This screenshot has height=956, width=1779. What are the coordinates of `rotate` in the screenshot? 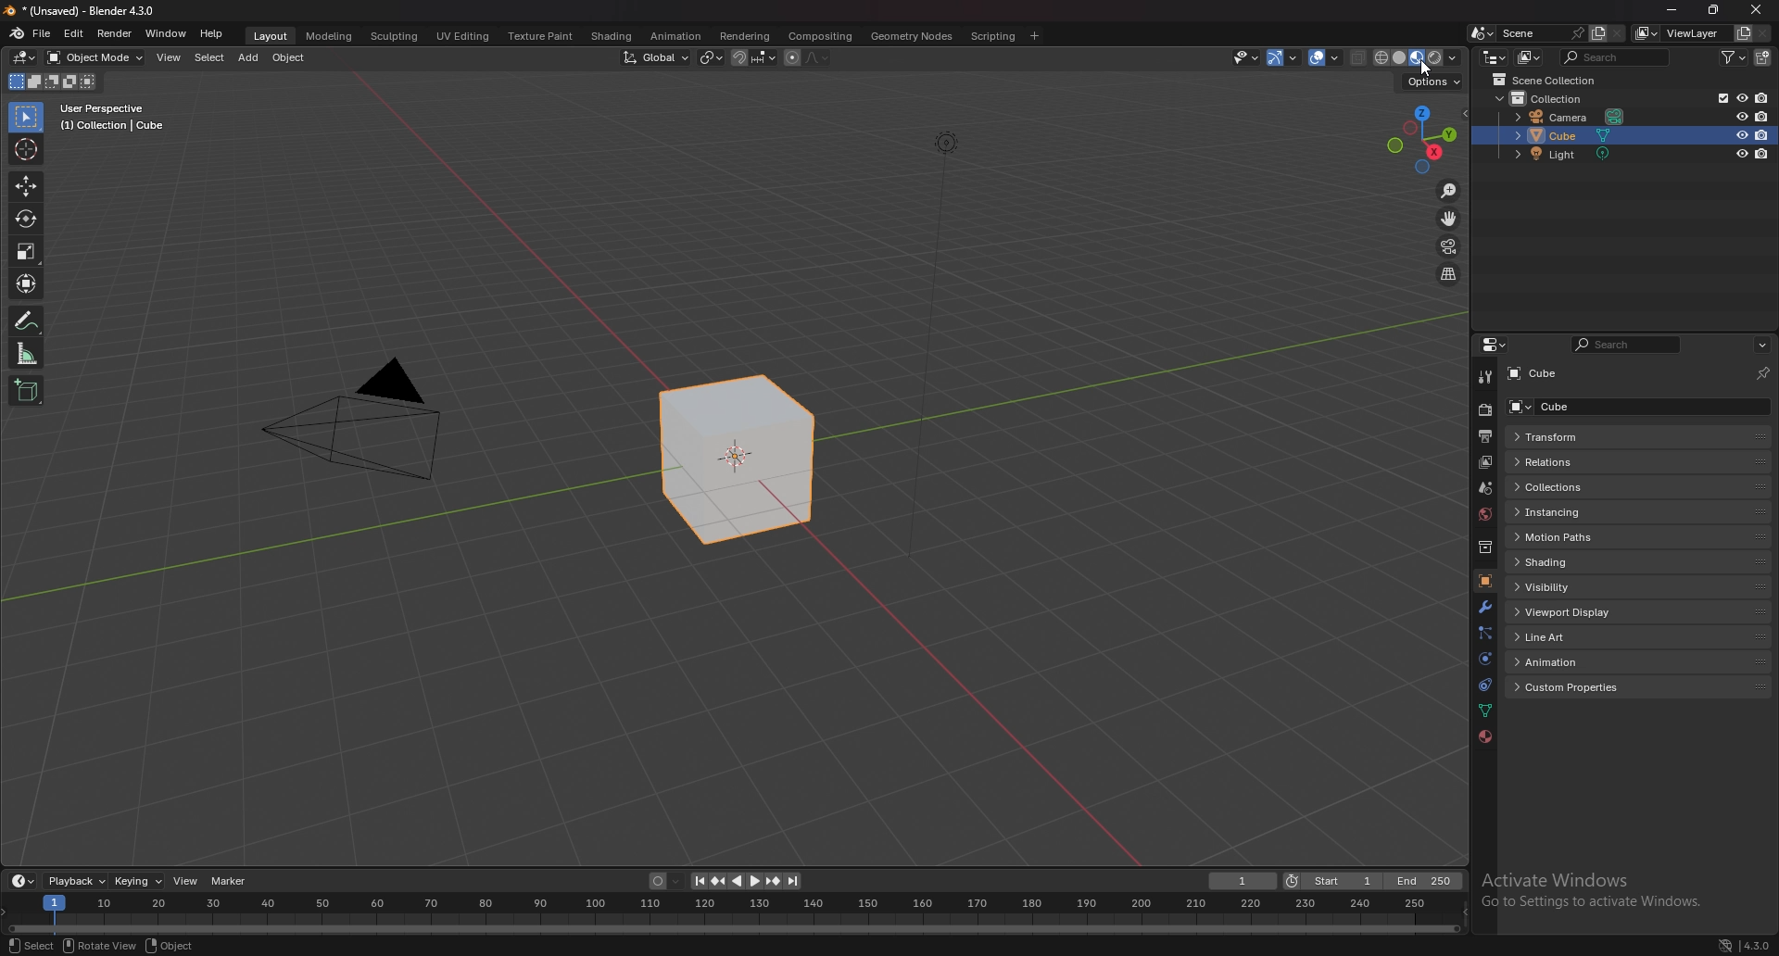 It's located at (26, 219).